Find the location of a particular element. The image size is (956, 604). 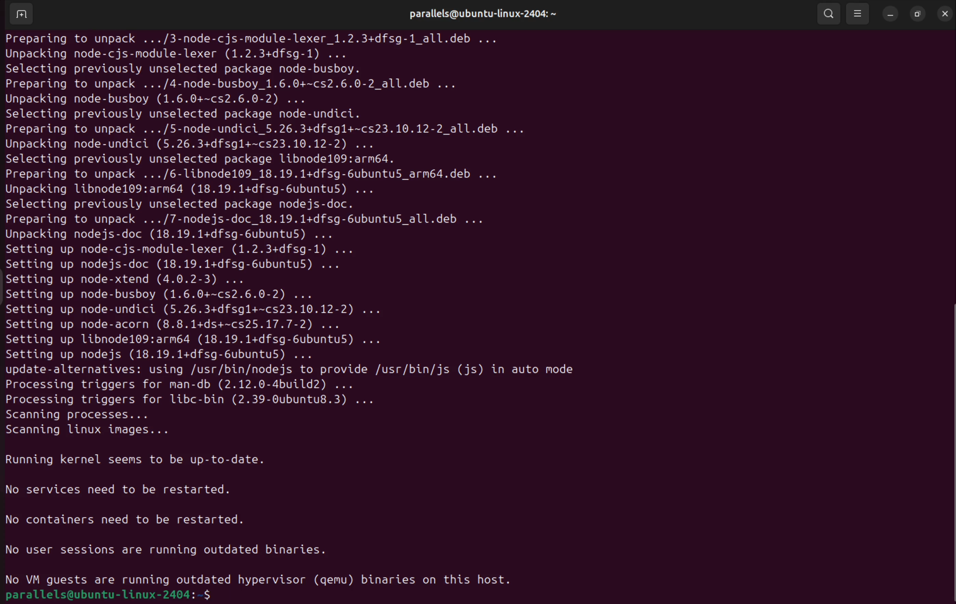

No VM guests are running outdated hypervisor (gemu) binaries on this host. is located at coordinates (268, 577).